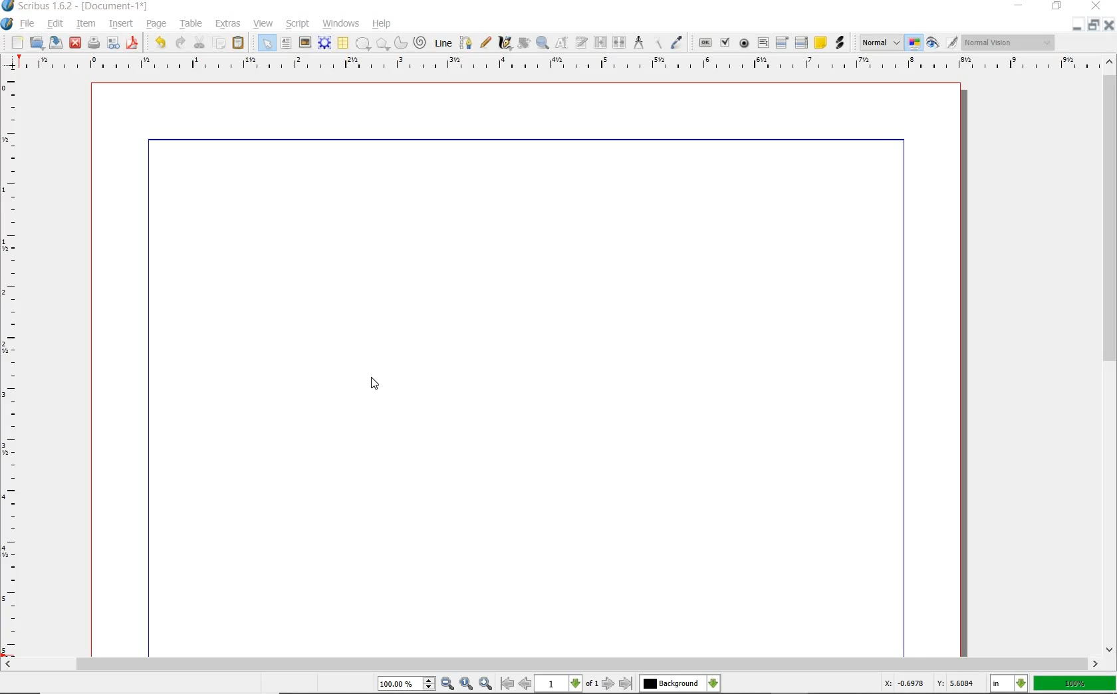 Image resolution: width=1117 pixels, height=694 pixels. Describe the element at coordinates (267, 44) in the screenshot. I see `SELECT` at that location.